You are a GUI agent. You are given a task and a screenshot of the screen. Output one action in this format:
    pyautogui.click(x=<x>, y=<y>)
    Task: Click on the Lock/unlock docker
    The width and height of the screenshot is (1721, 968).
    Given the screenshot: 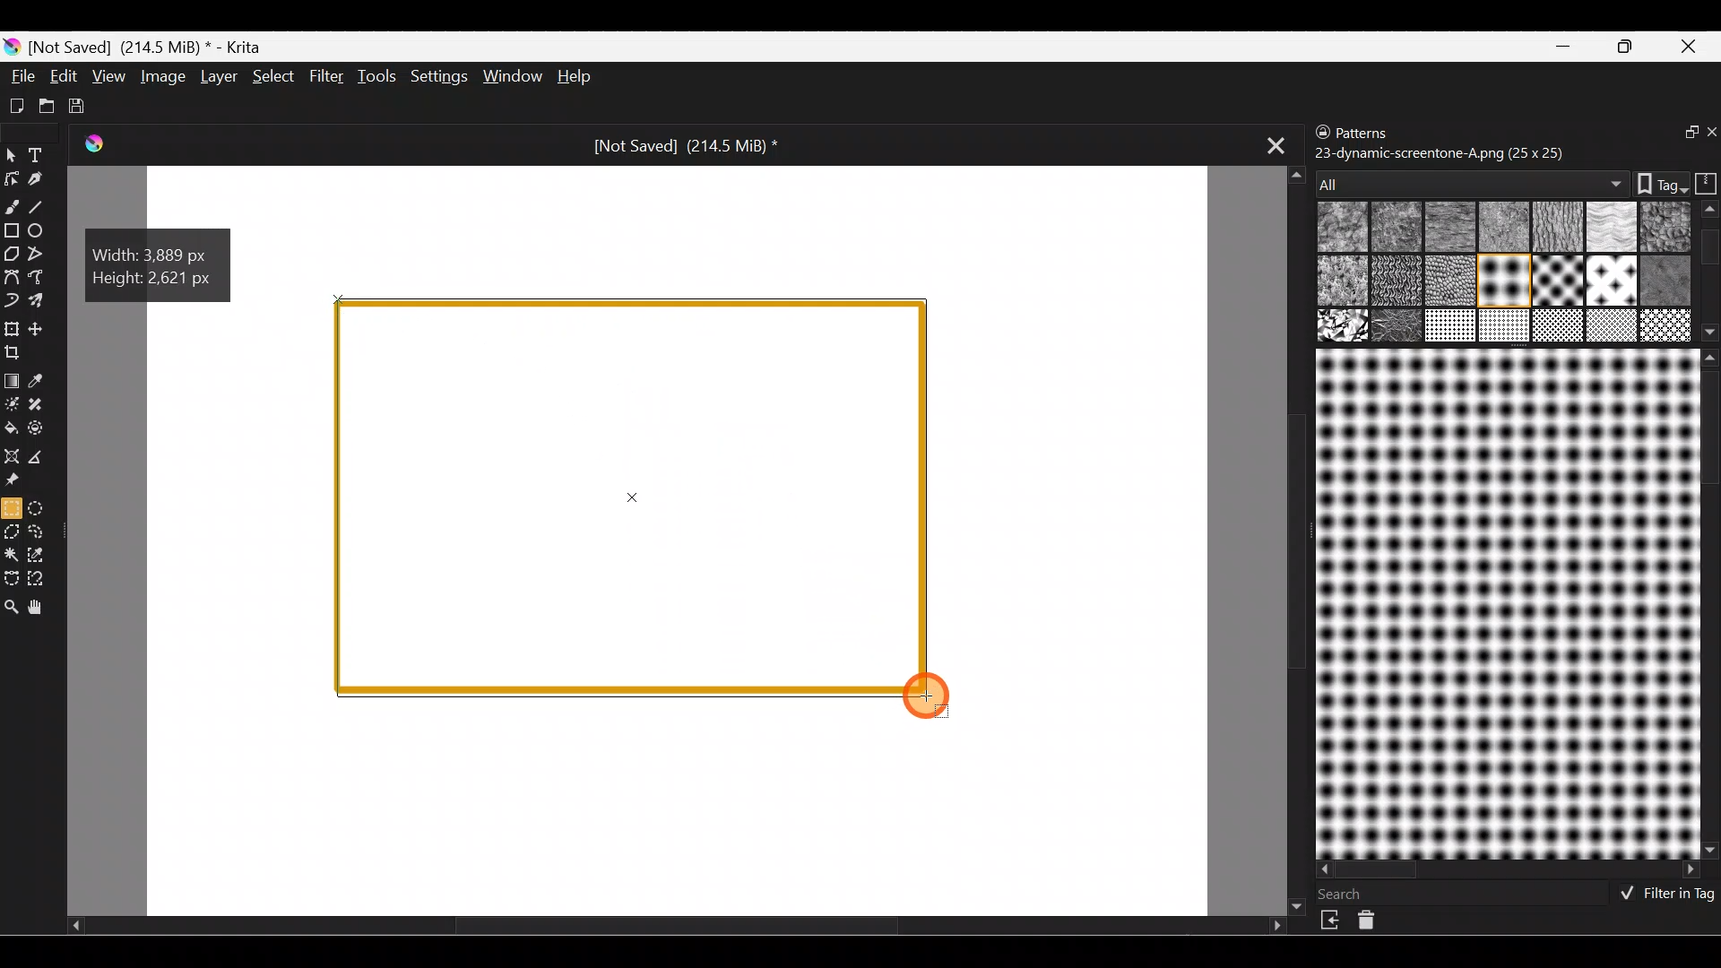 What is the action you would take?
    pyautogui.click(x=1319, y=134)
    